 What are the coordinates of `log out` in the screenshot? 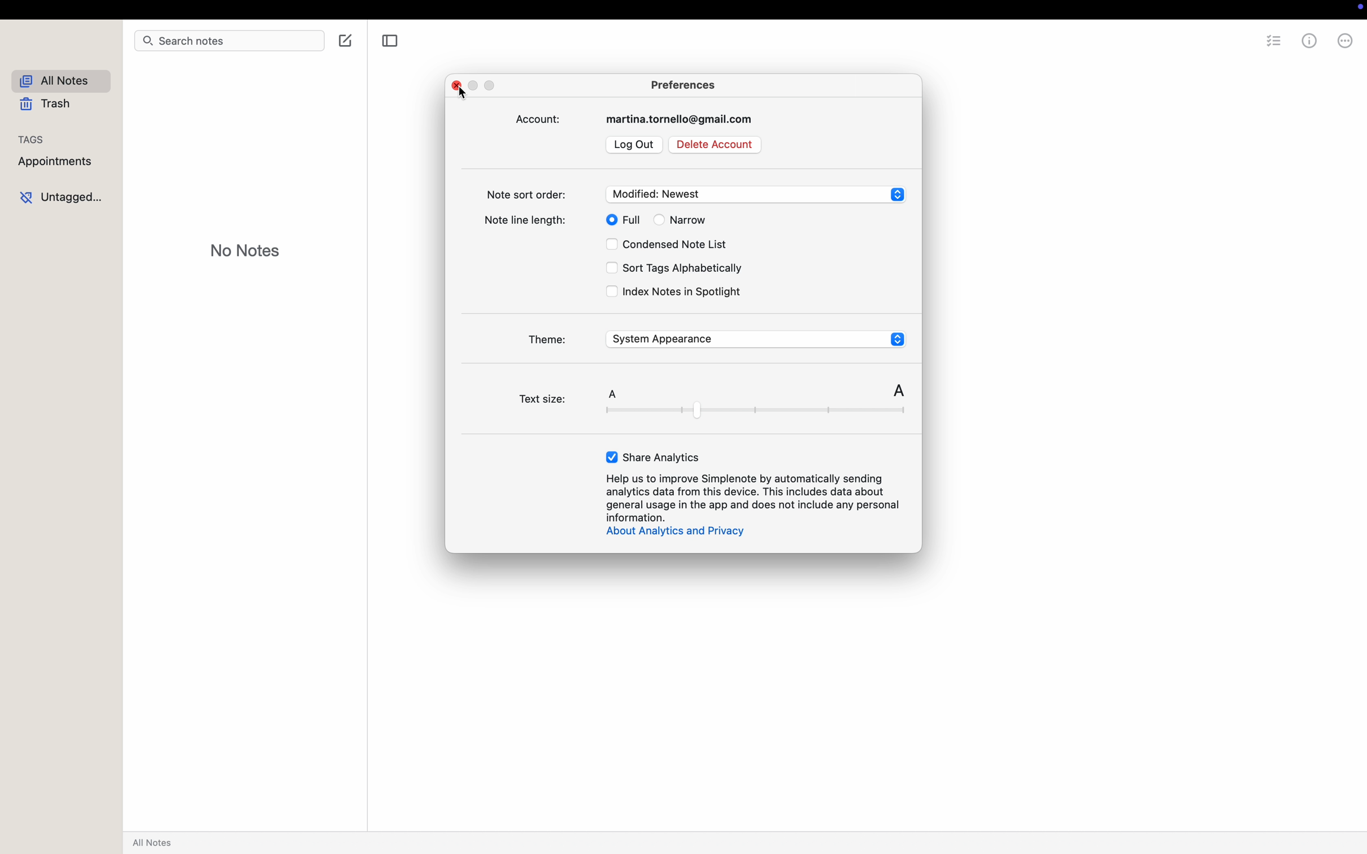 It's located at (634, 145).